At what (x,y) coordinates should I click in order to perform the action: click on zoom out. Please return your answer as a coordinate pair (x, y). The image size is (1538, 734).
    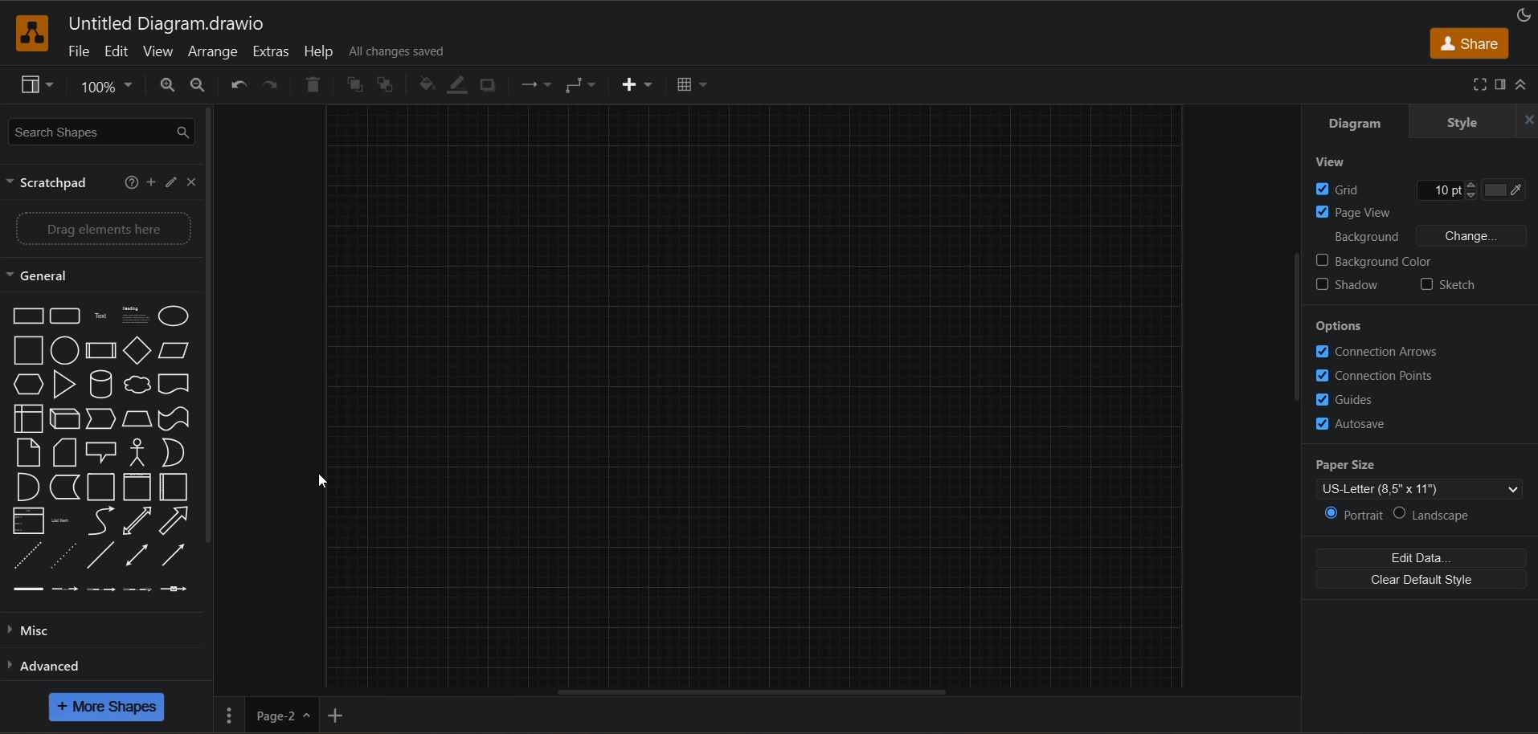
    Looking at the image, I should click on (197, 85).